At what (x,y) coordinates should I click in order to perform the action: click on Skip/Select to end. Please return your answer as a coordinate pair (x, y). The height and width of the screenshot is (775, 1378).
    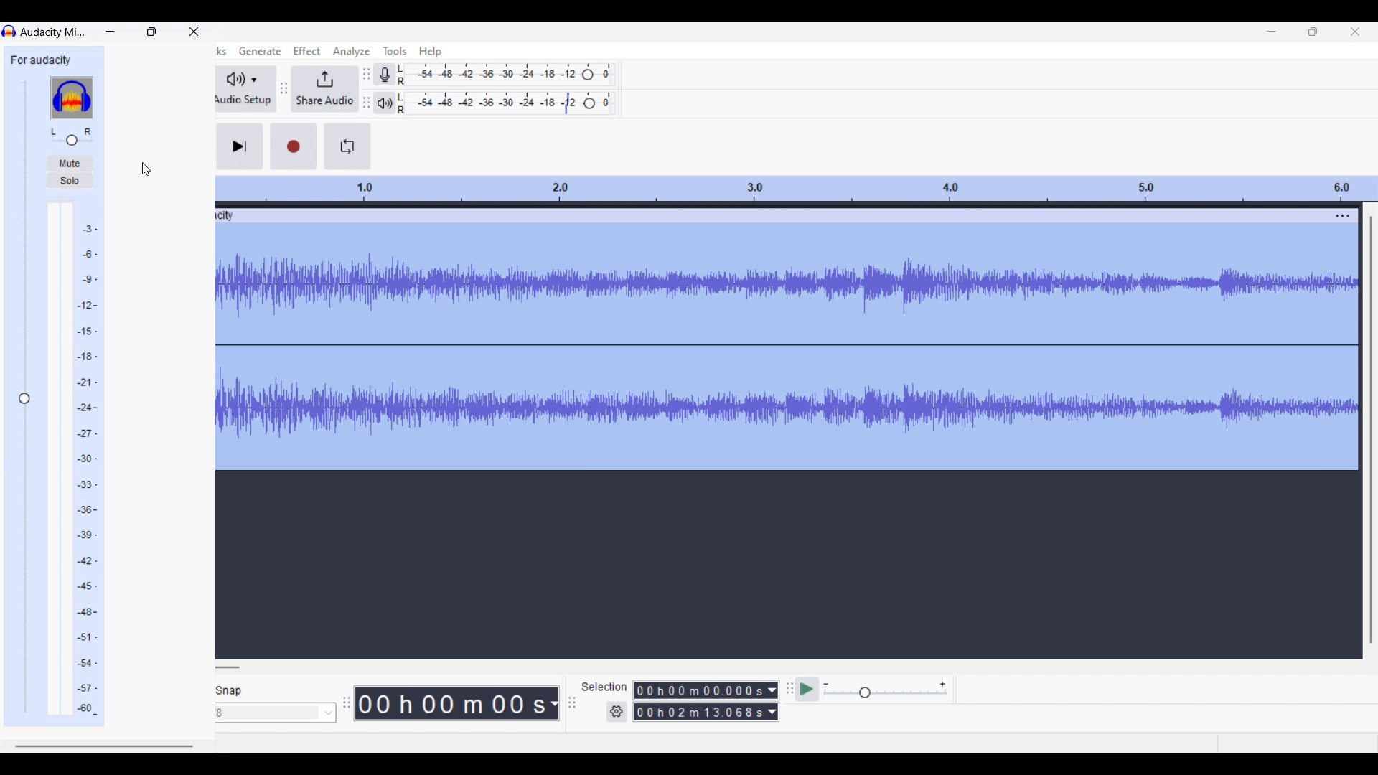
    Looking at the image, I should click on (240, 147).